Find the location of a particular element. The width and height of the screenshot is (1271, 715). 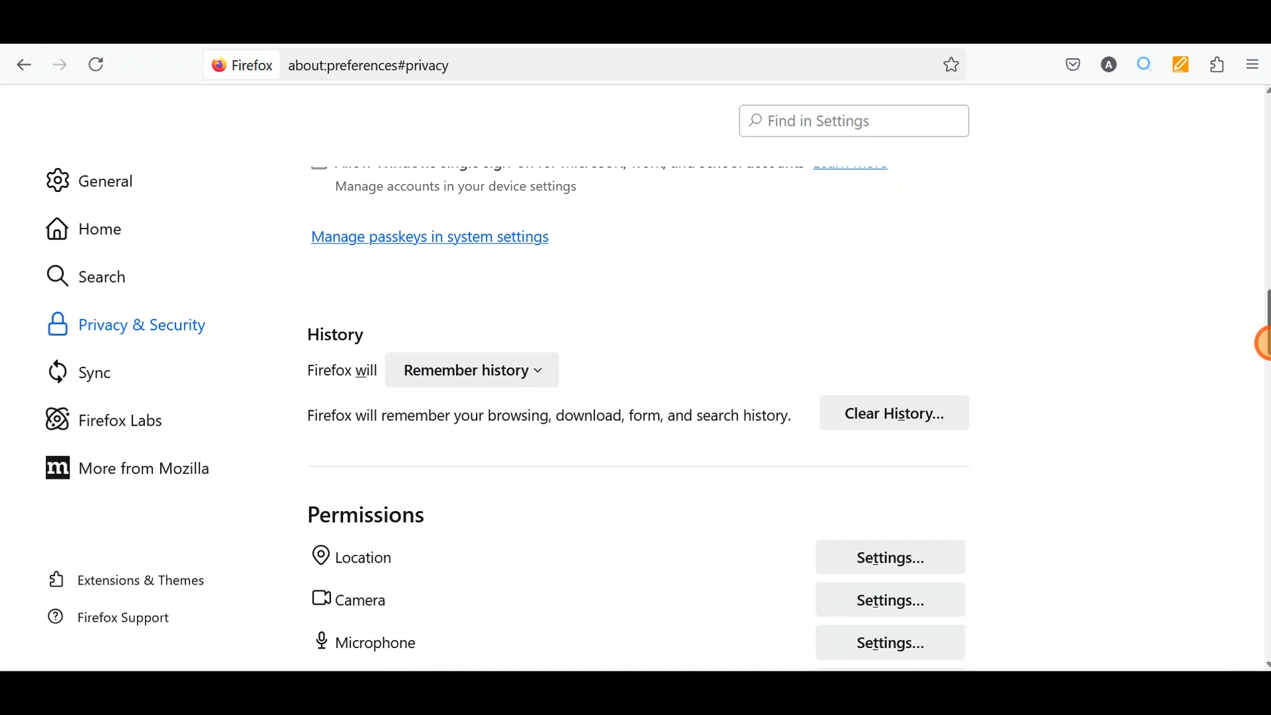

Location settings is located at coordinates (630, 559).